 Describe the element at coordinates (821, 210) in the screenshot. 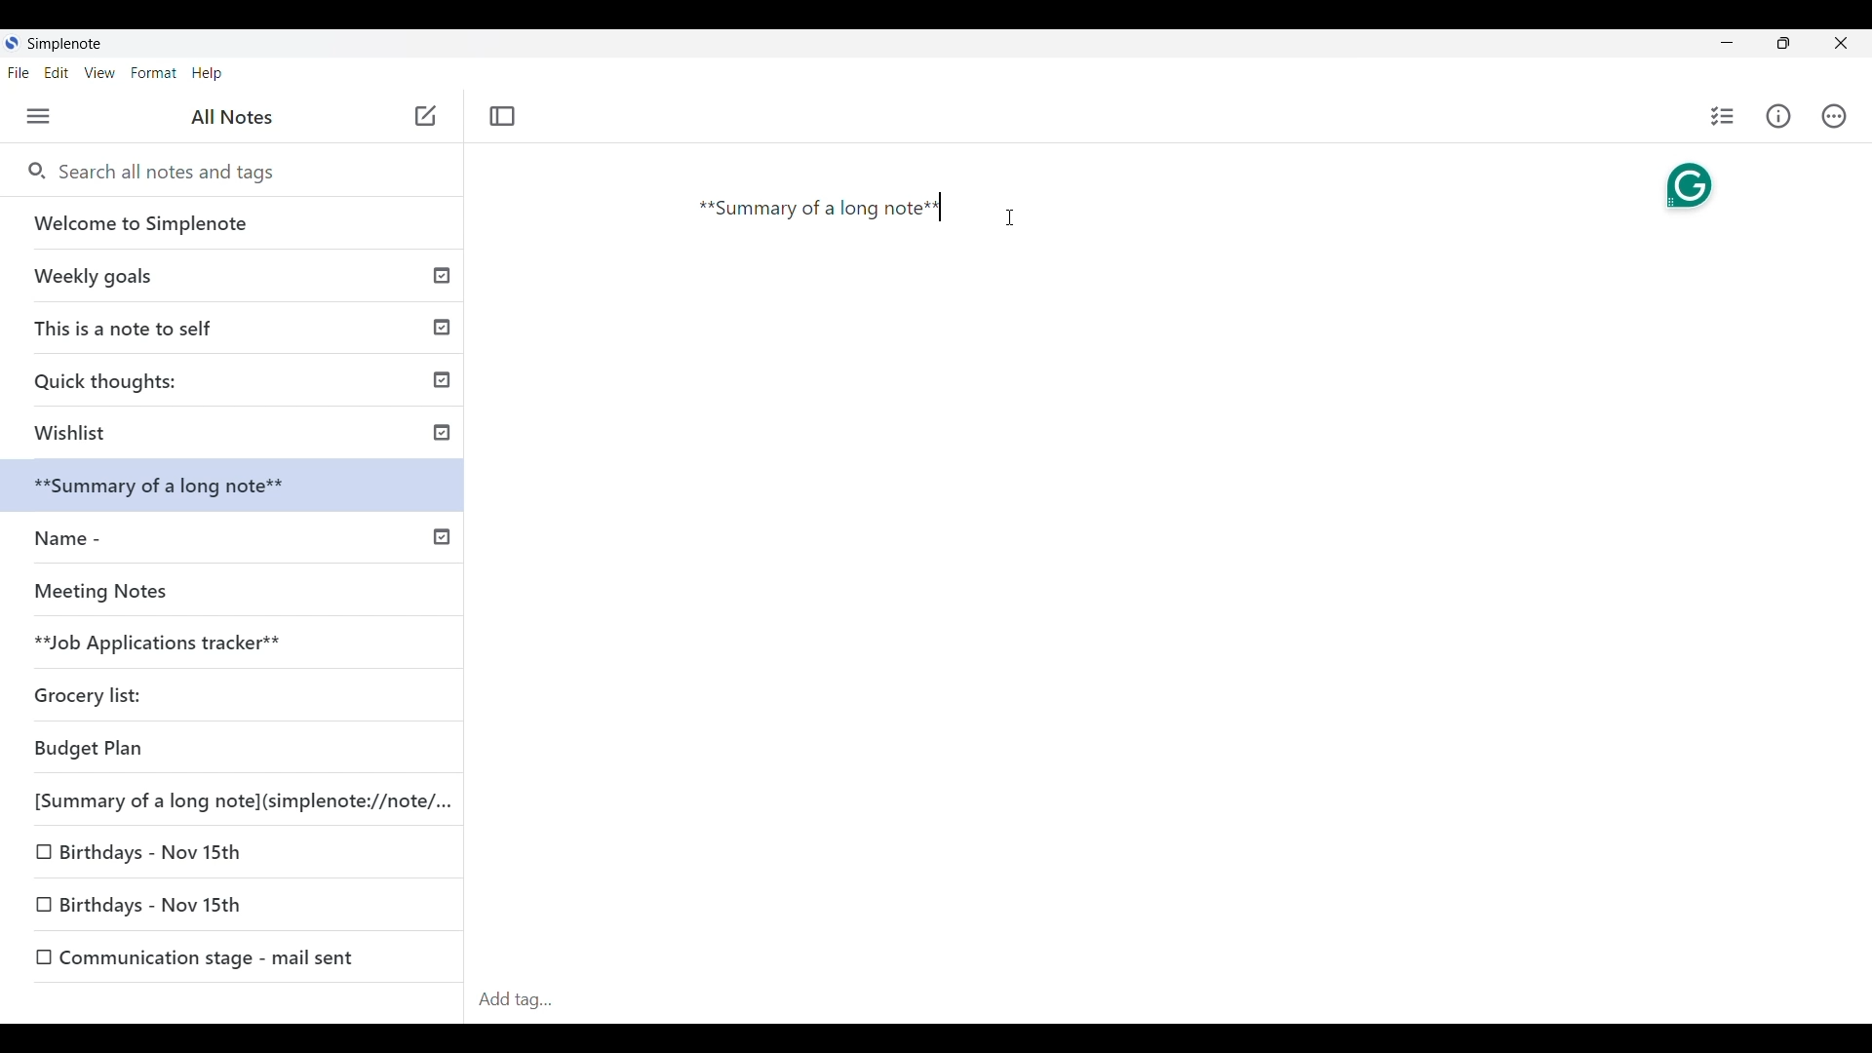

I see `Summary of a long note` at that location.